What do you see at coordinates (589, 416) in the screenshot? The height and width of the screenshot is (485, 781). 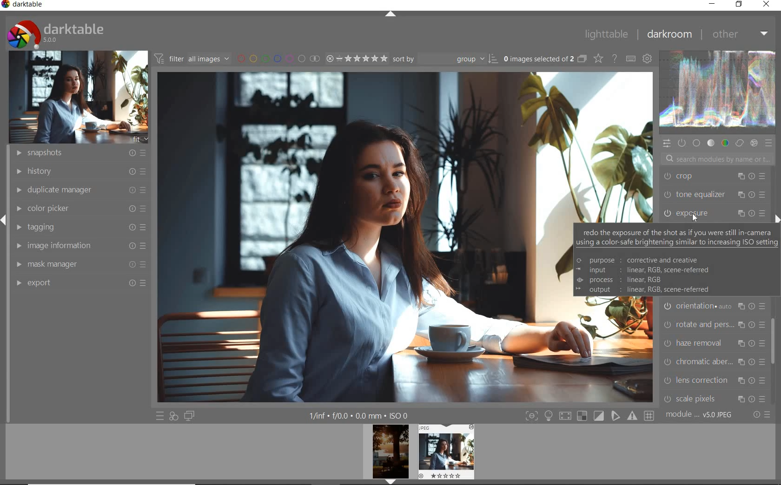 I see `TOGGLE MODE` at bounding box center [589, 416].